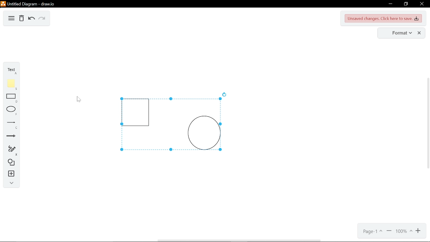 This screenshot has width=430, height=242. Describe the element at coordinates (240, 240) in the screenshot. I see `horizontal scrollbar` at that location.